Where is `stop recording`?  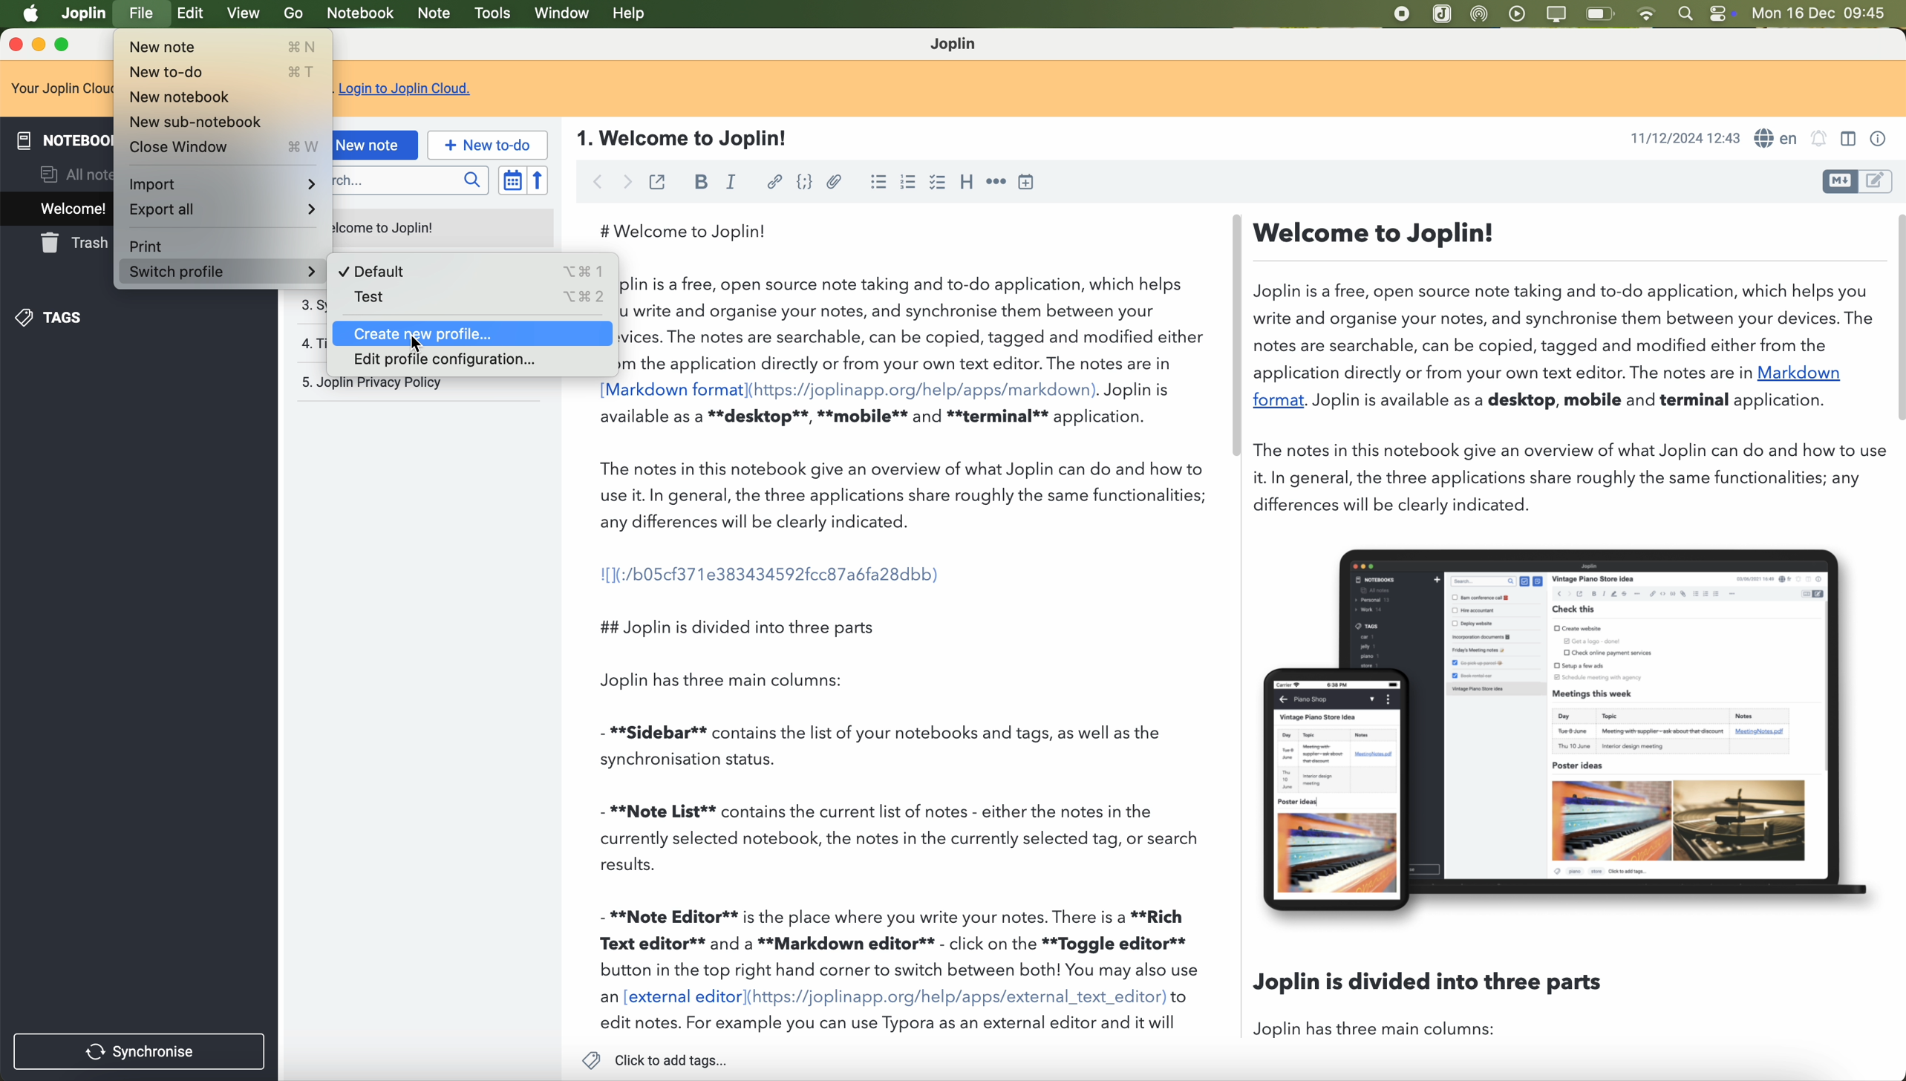 stop recording is located at coordinates (1400, 15).